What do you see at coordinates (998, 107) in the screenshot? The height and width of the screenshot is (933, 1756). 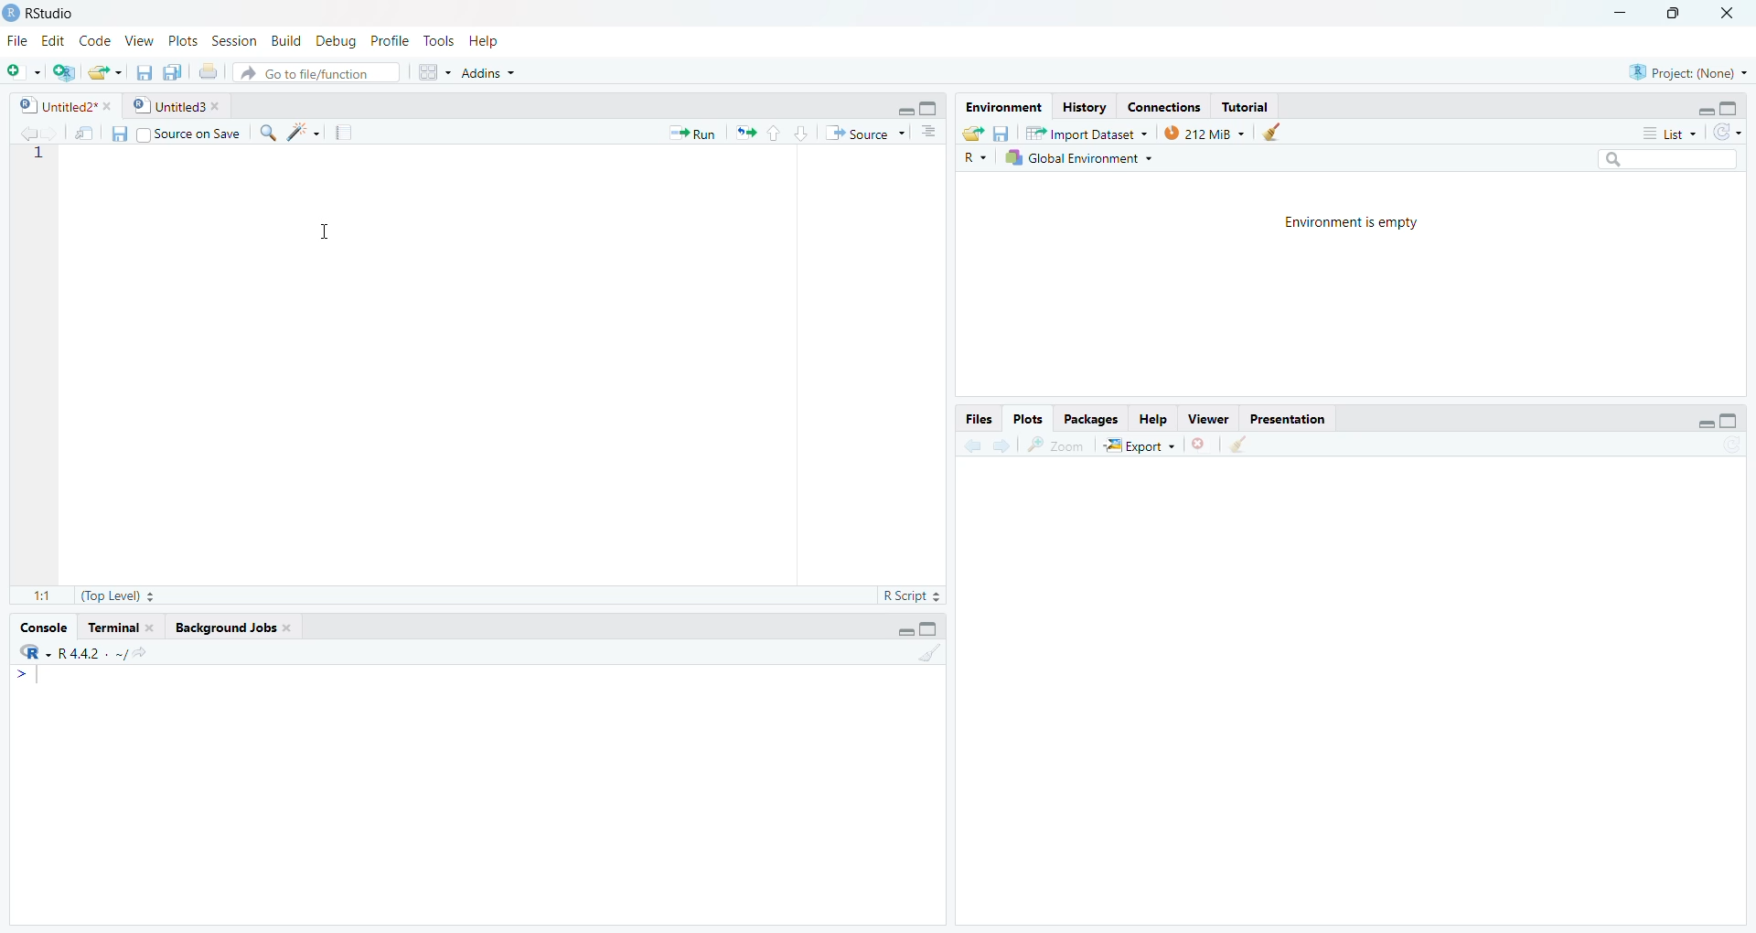 I see `environment` at bounding box center [998, 107].